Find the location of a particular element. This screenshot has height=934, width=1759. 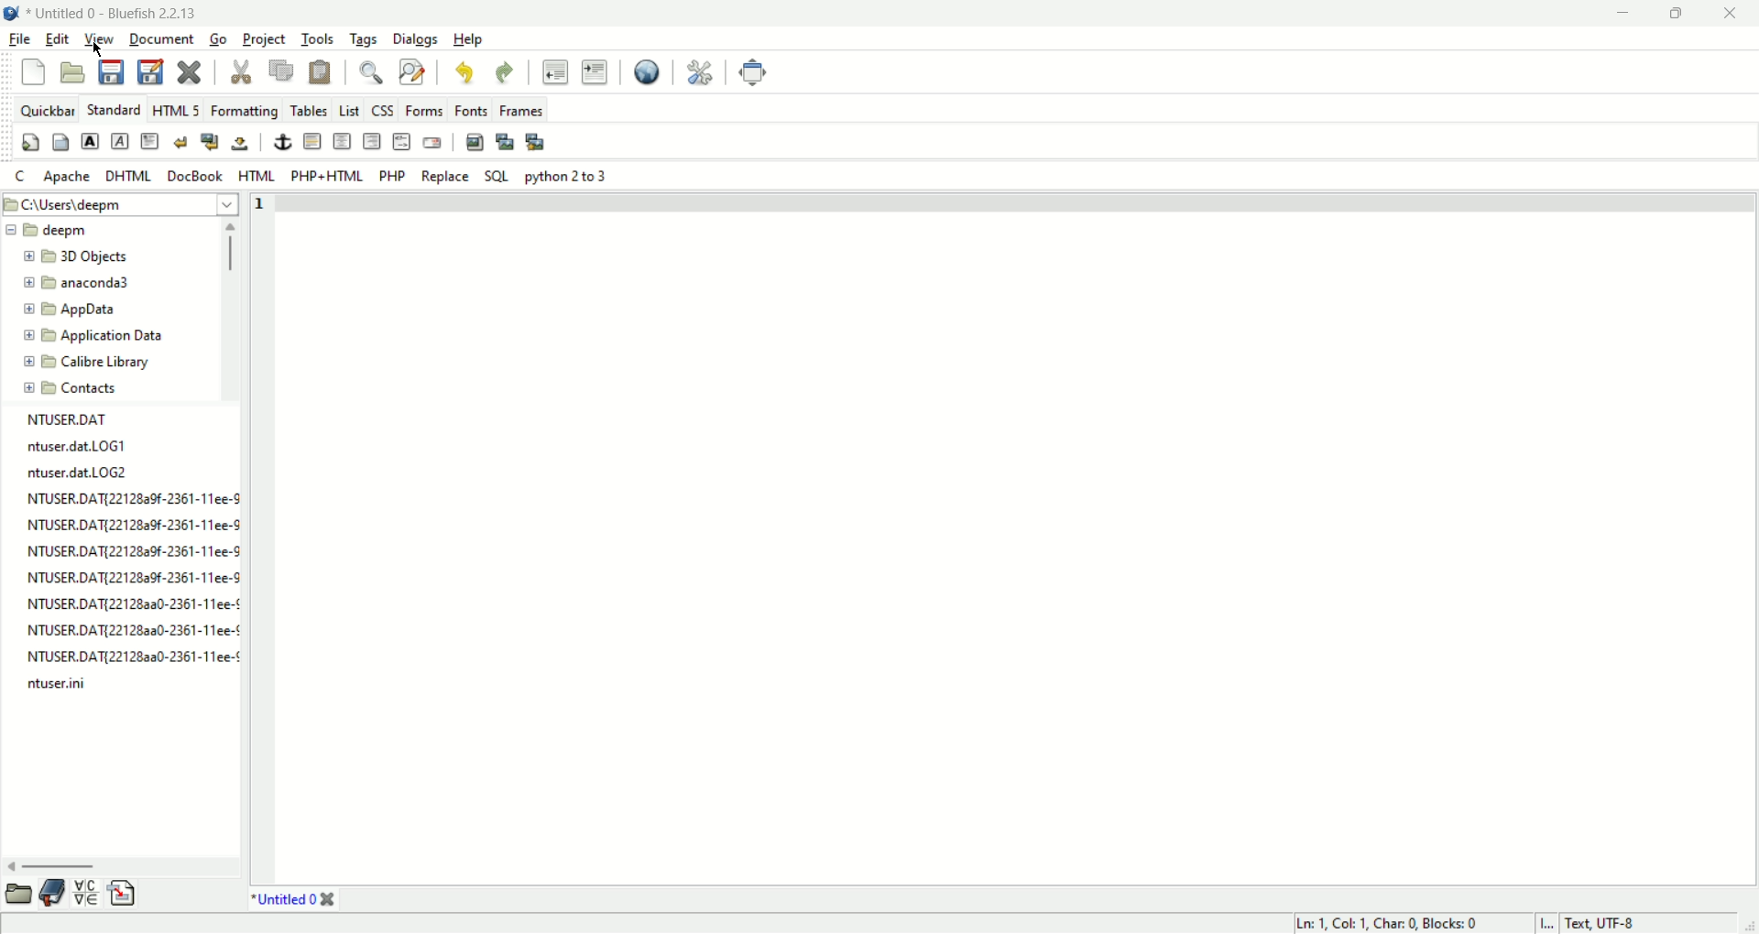

open file is located at coordinates (71, 73).